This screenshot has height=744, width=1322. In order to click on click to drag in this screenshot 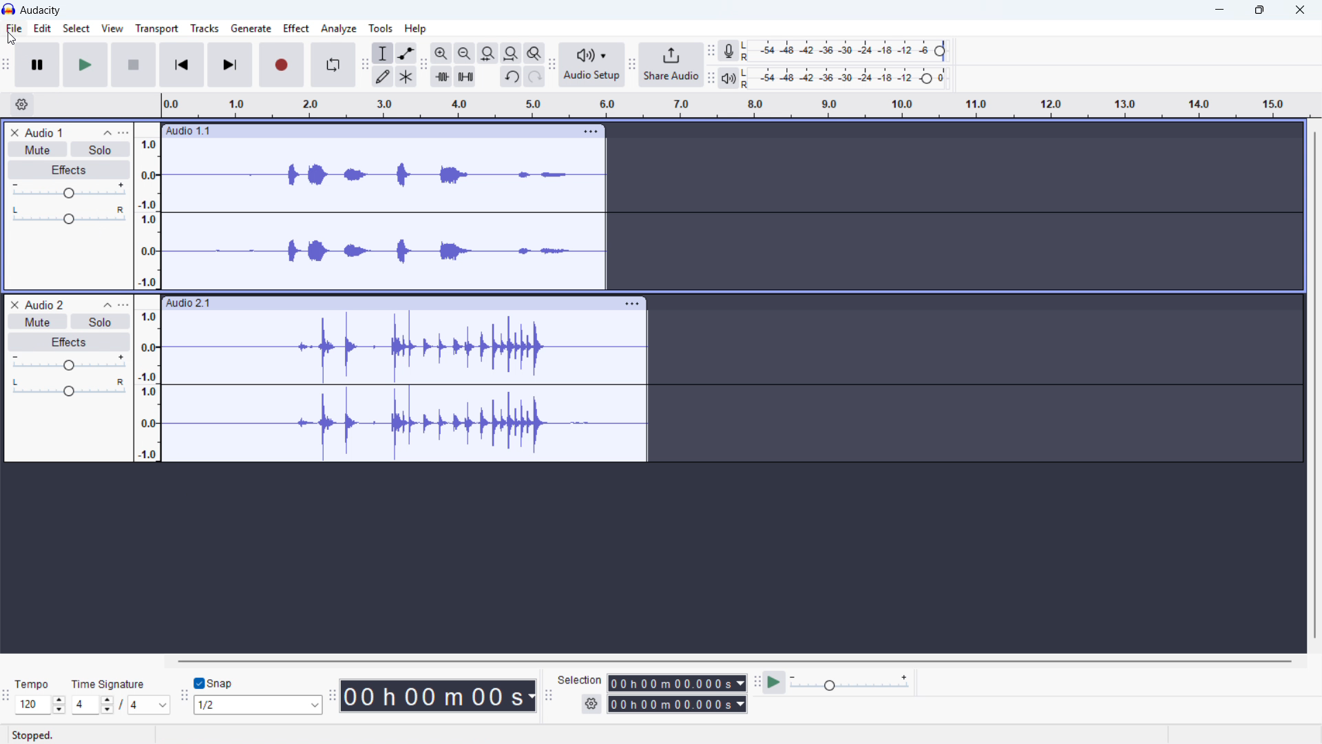, I will do `click(386, 303)`.